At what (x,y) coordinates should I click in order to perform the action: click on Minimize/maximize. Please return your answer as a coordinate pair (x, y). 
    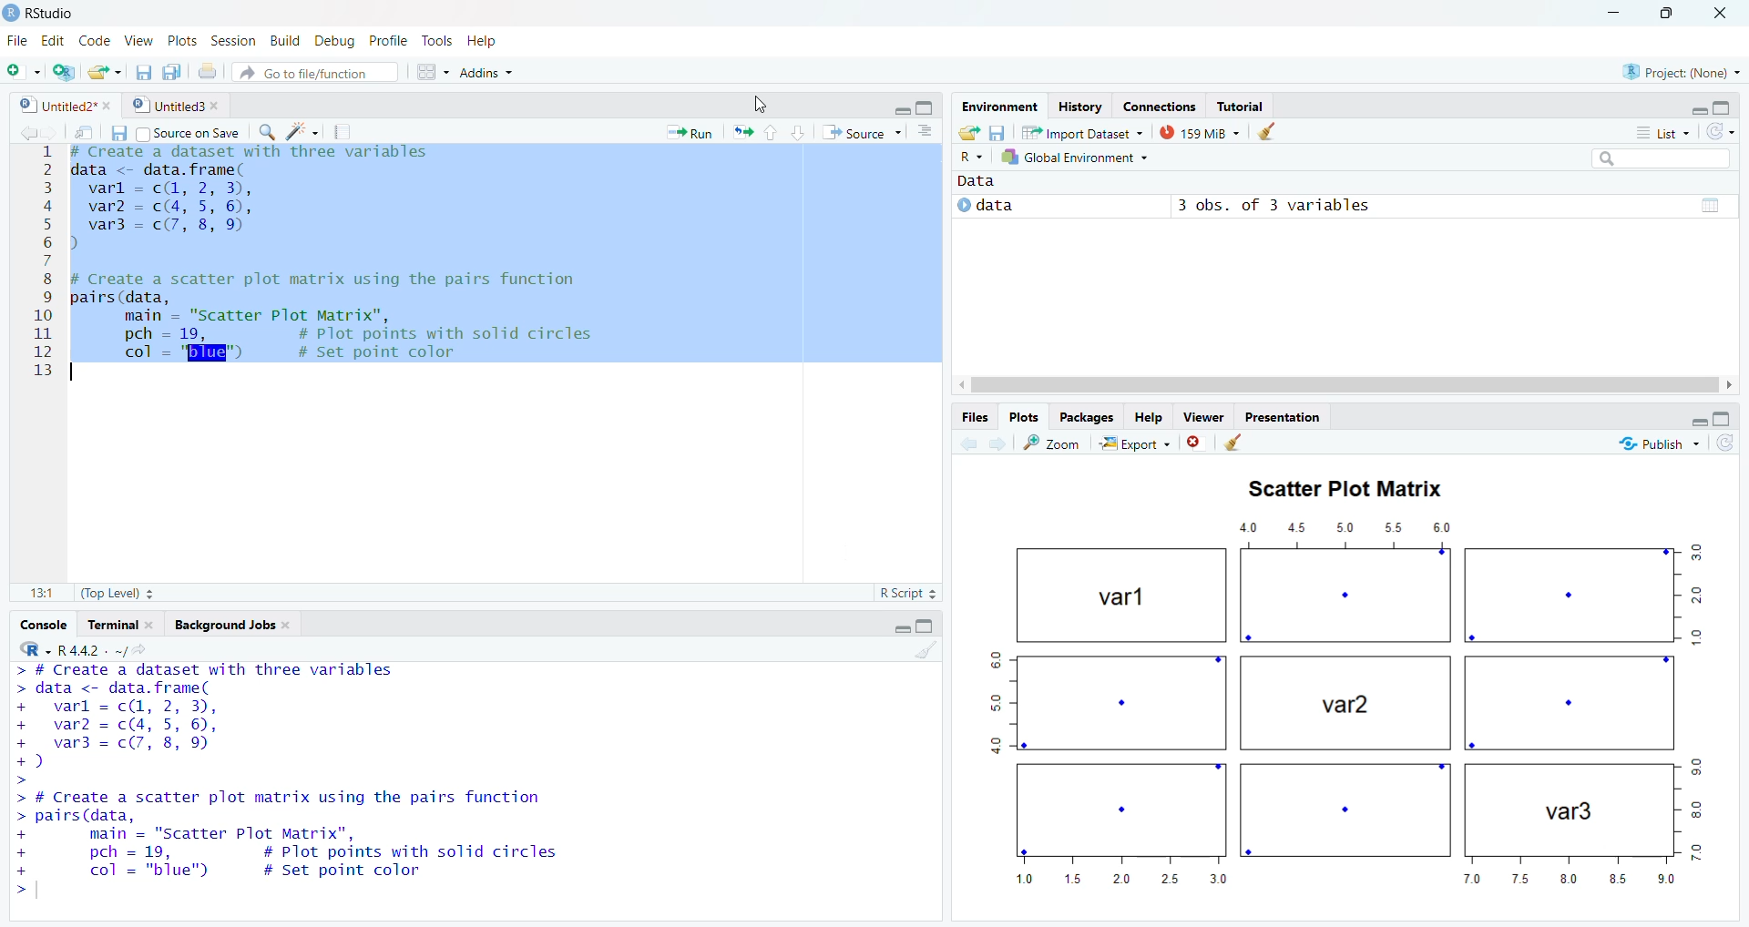
    Looking at the image, I should click on (1706, 416).